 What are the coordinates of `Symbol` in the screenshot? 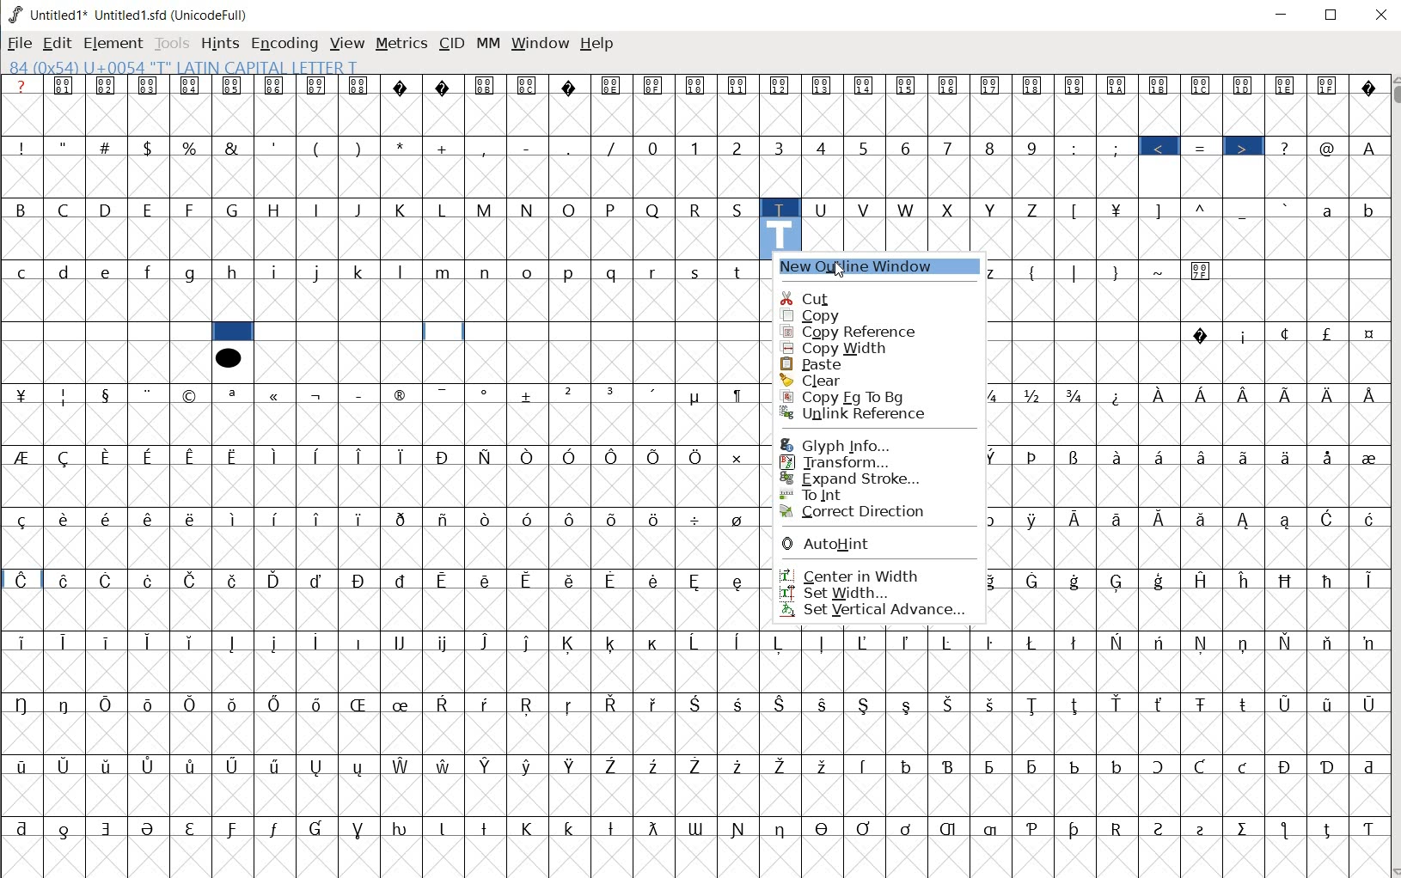 It's located at (572, 85).